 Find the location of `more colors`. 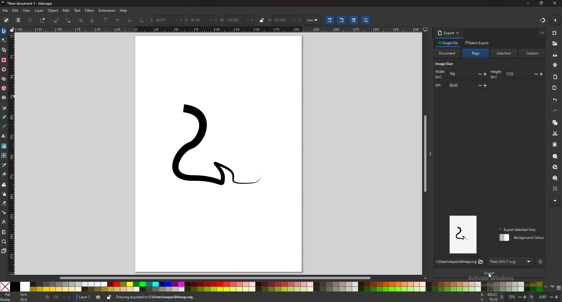

more colors is located at coordinates (558, 288).